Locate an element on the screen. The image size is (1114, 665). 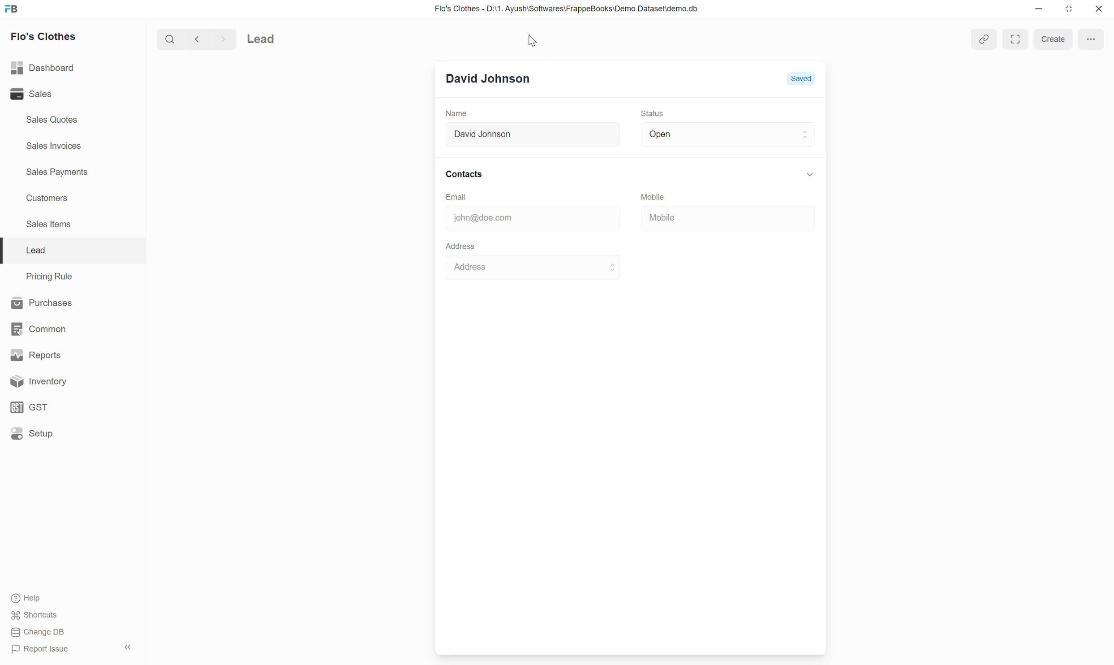
Flo's Clothes - D:\1. Ayush\Softwares\FrappeBooks\Demo Dataset\demo.db is located at coordinates (567, 8).